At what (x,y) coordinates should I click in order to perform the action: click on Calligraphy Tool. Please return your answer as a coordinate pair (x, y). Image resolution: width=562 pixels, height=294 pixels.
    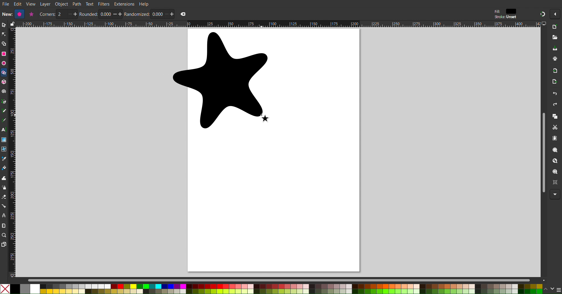
    Looking at the image, I should click on (4, 120).